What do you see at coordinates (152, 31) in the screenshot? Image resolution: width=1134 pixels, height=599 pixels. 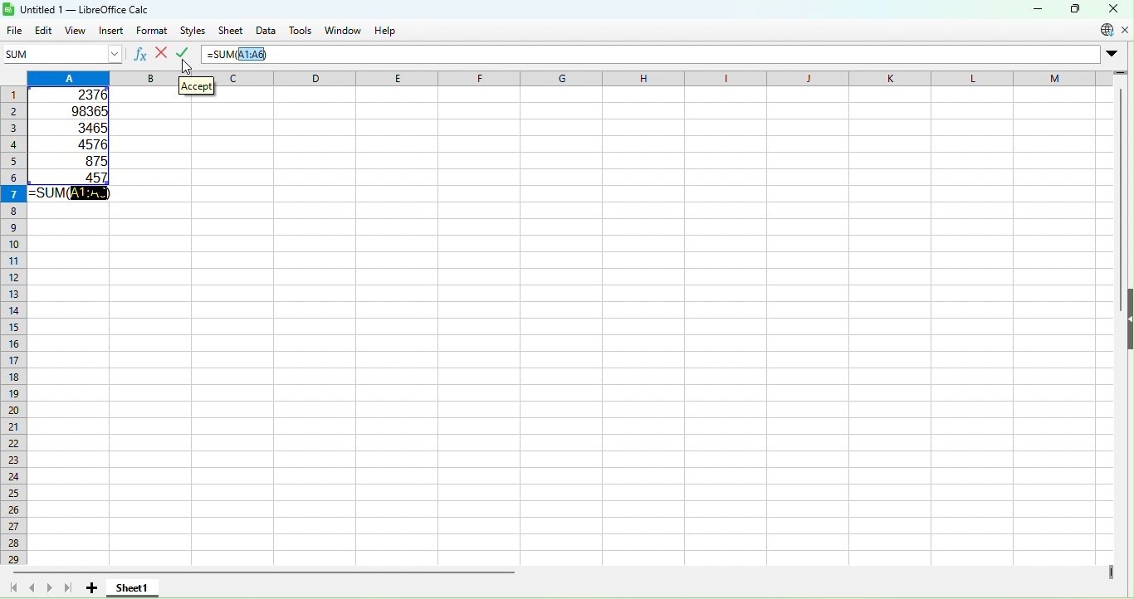 I see `Format` at bounding box center [152, 31].